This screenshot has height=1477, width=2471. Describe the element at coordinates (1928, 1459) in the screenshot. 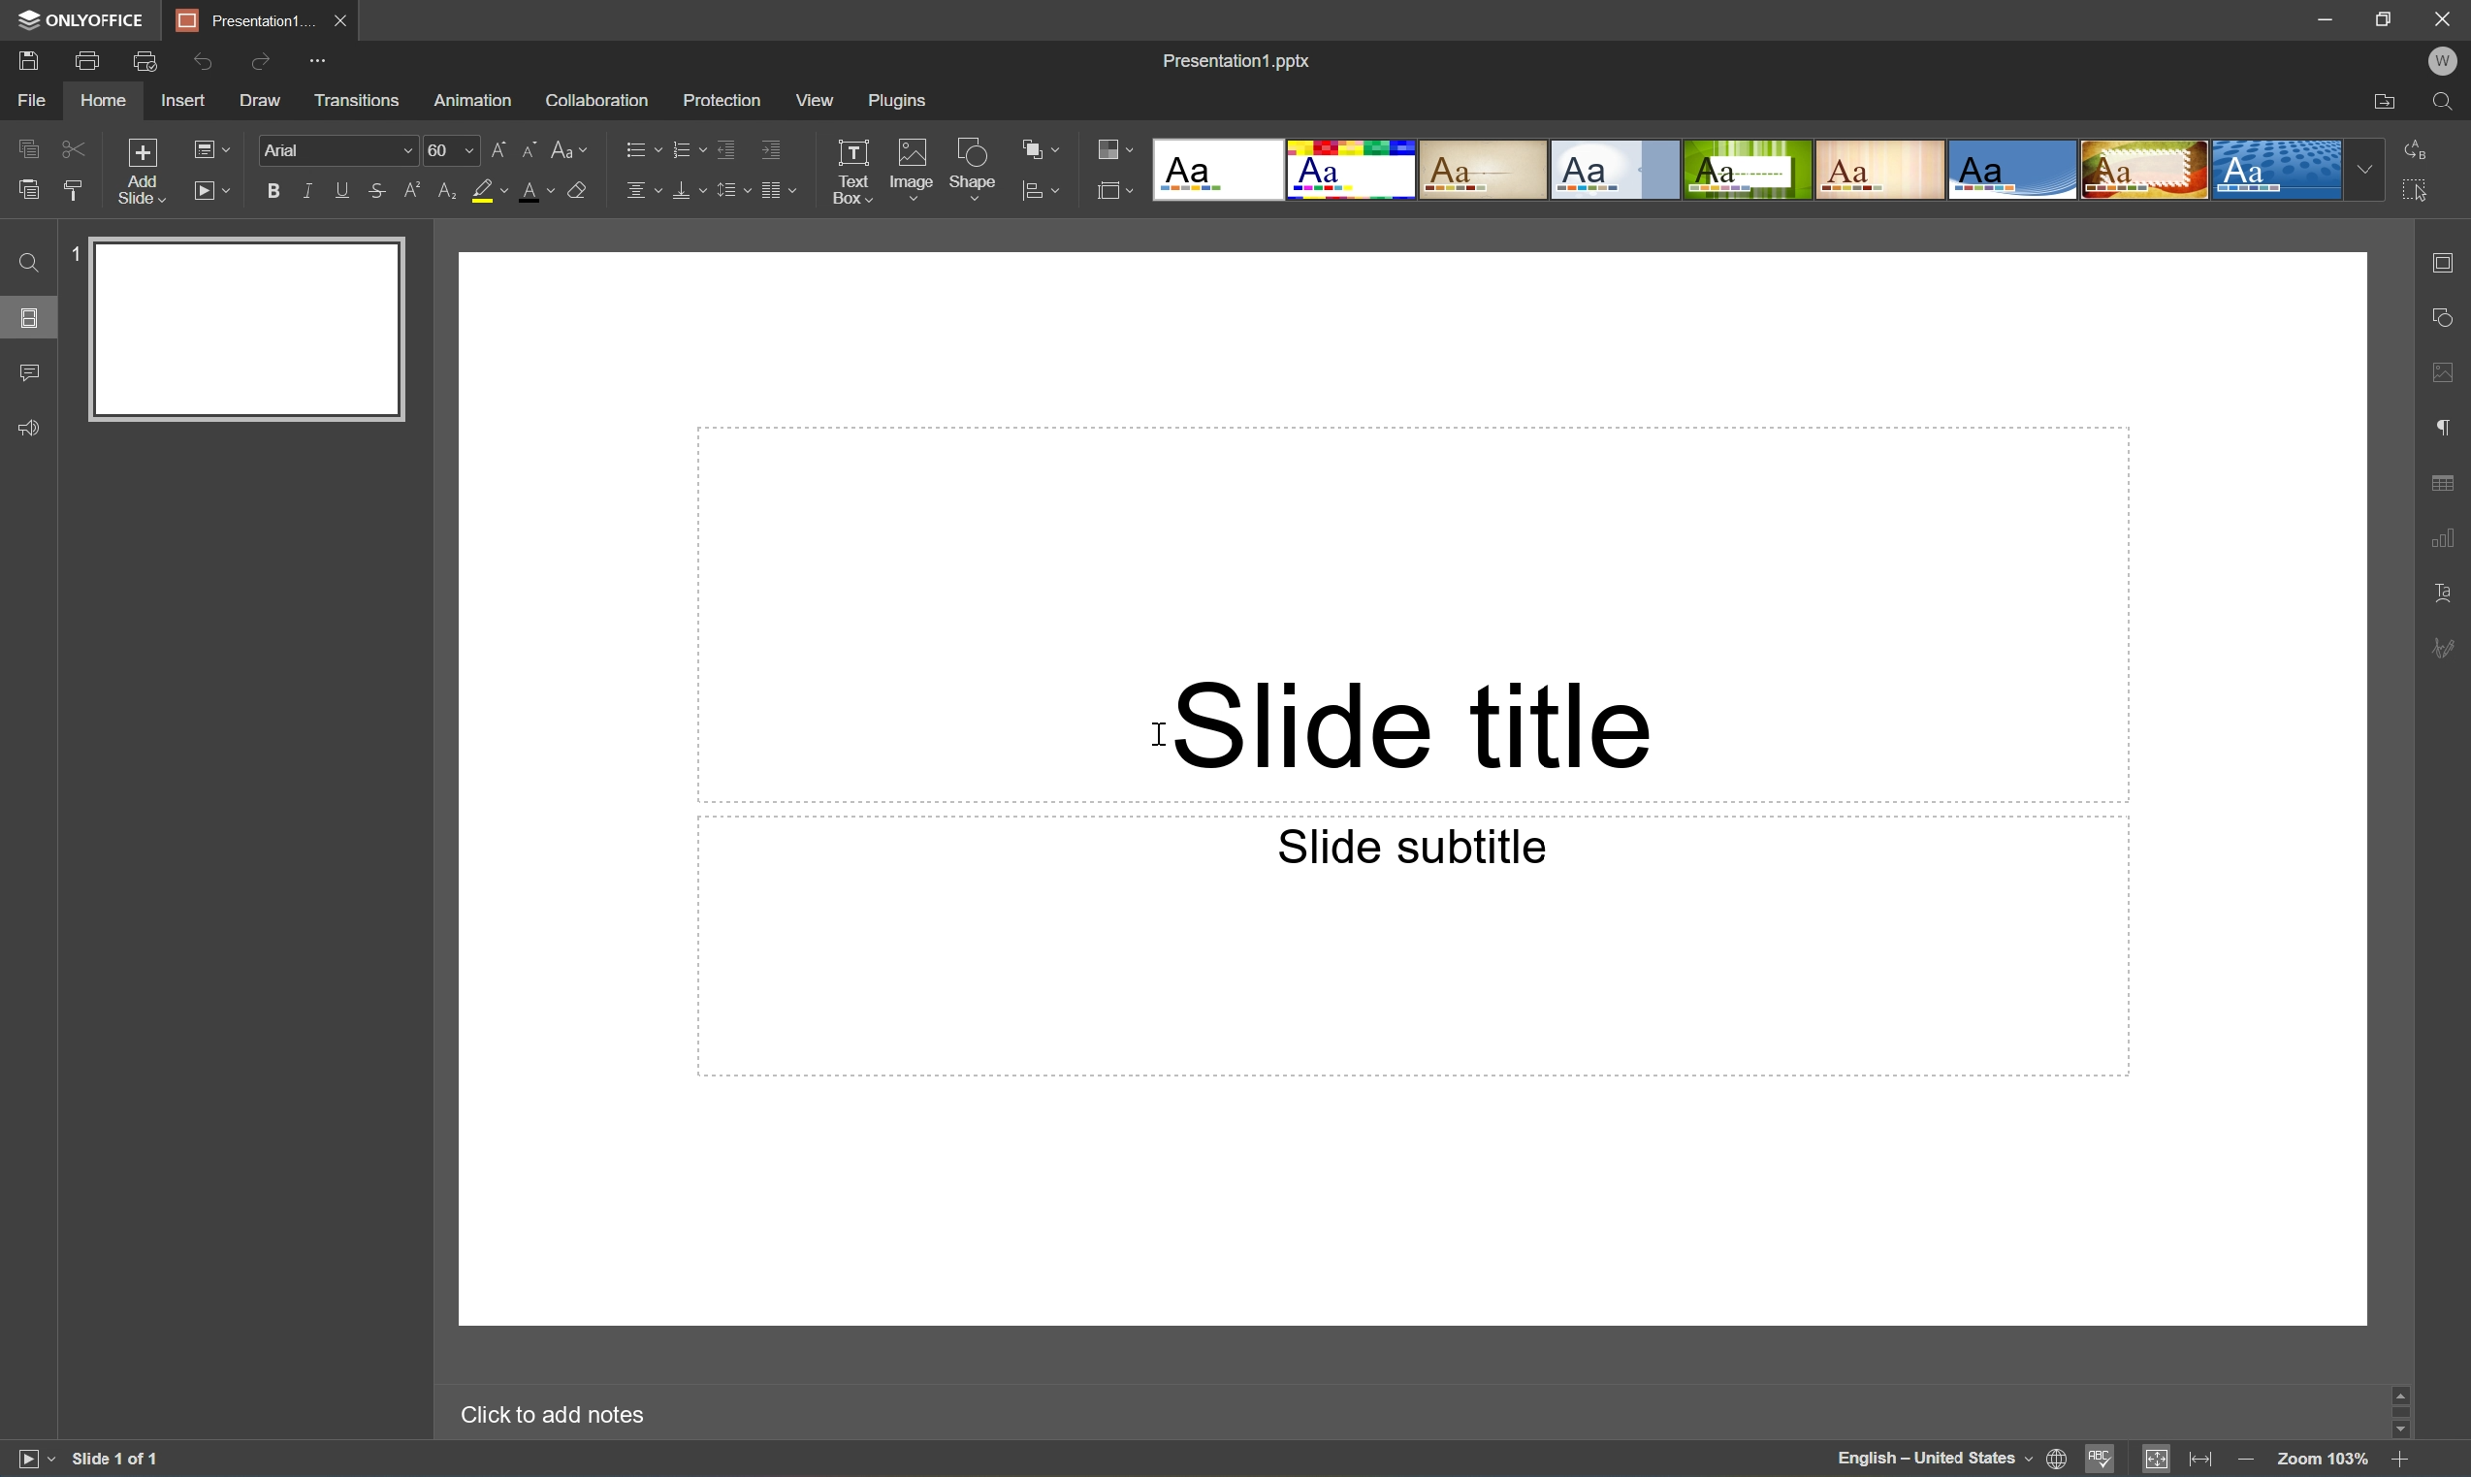

I see `English - United States` at that location.